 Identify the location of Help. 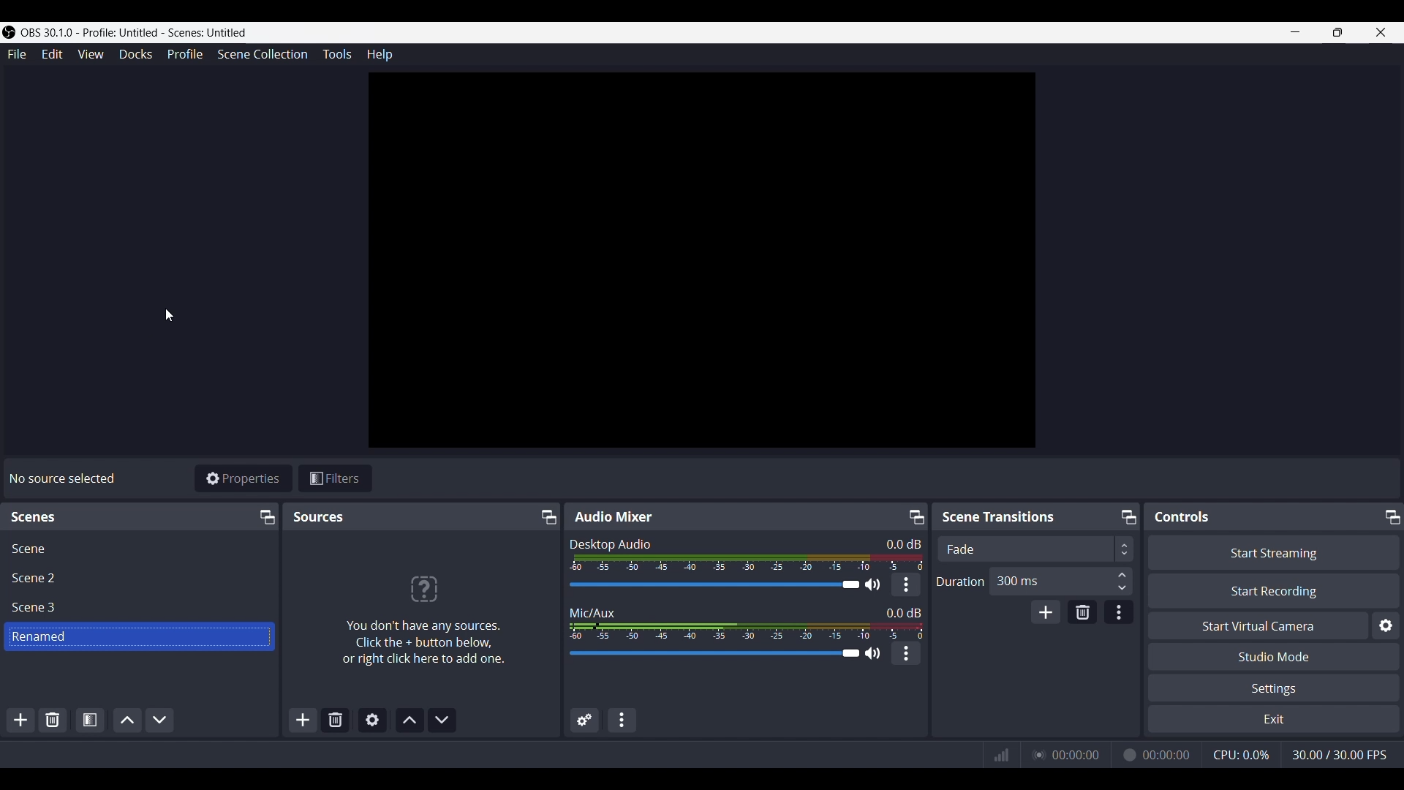
(378, 56).